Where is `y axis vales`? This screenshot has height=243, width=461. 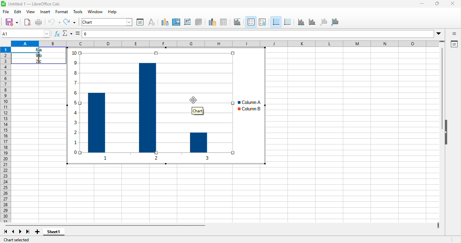
y axis vales is located at coordinates (75, 108).